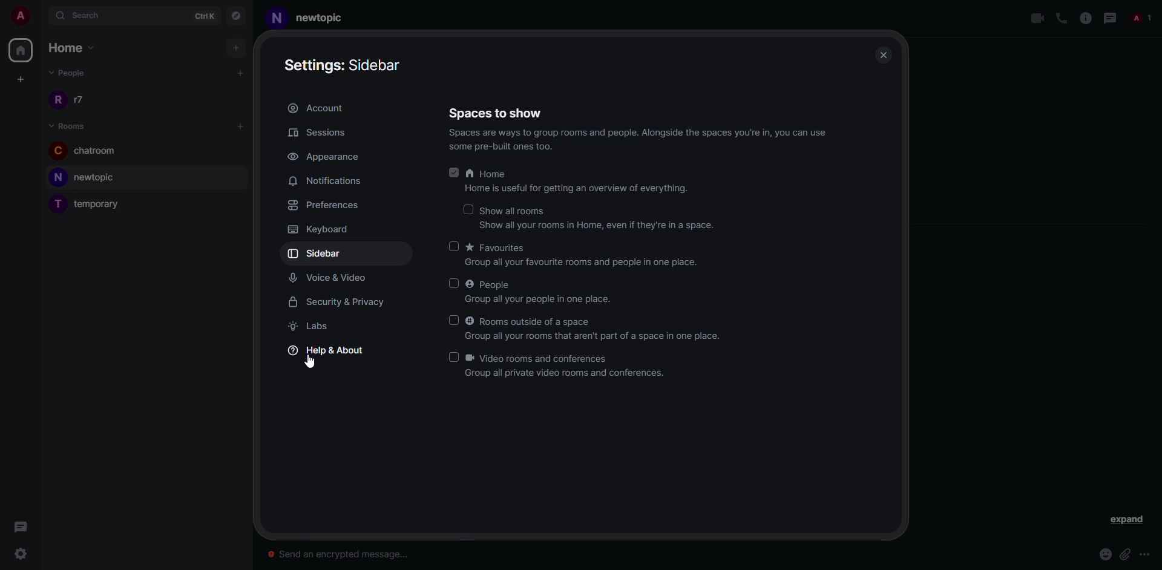  What do you see at coordinates (19, 80) in the screenshot?
I see `create space` at bounding box center [19, 80].